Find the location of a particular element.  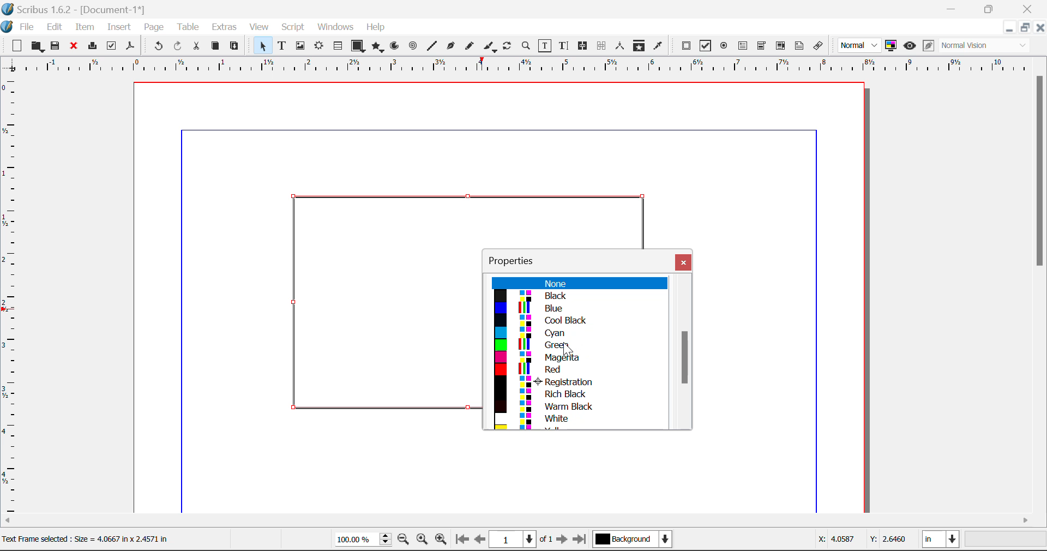

Save is located at coordinates (56, 46).